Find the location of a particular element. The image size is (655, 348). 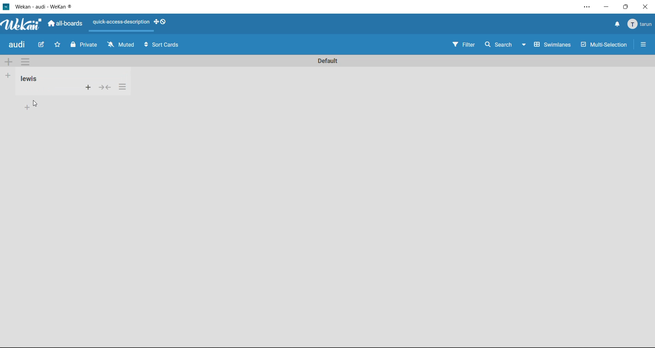

Wekan is located at coordinates (20, 25).